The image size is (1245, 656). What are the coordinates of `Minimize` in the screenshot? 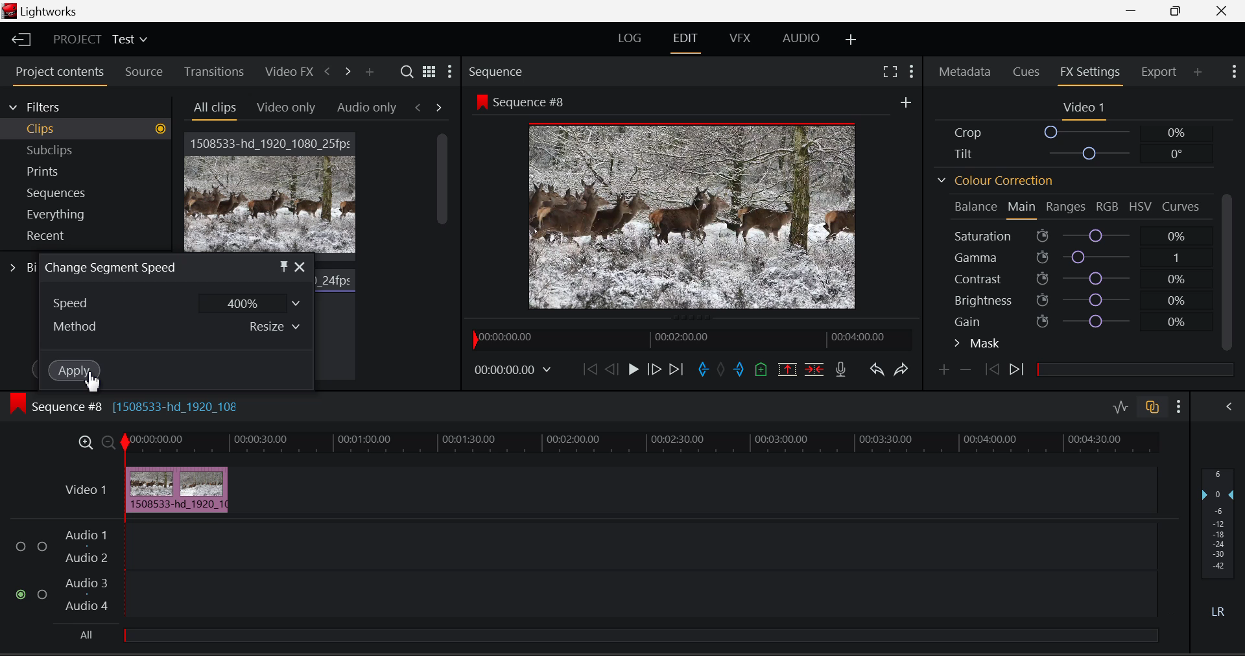 It's located at (1178, 11).